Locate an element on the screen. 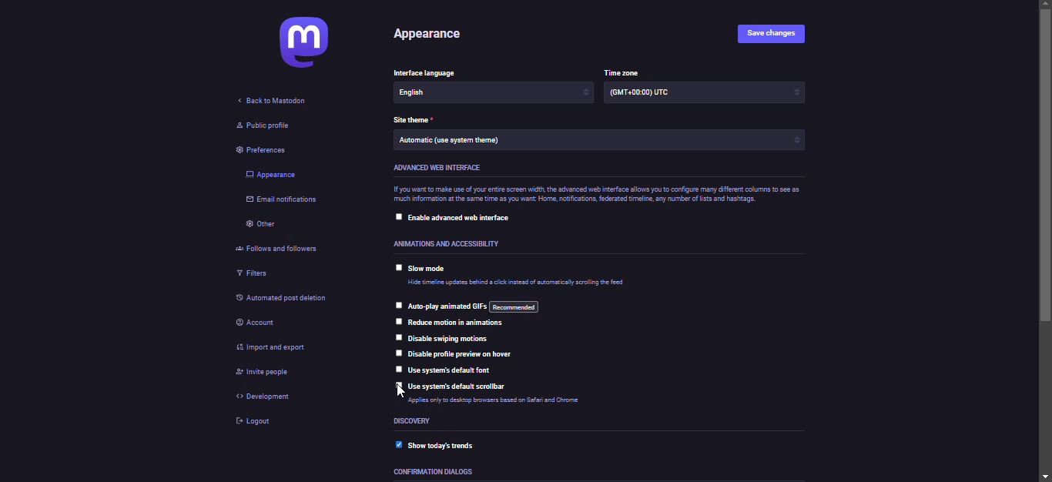  cursor is located at coordinates (399, 394).